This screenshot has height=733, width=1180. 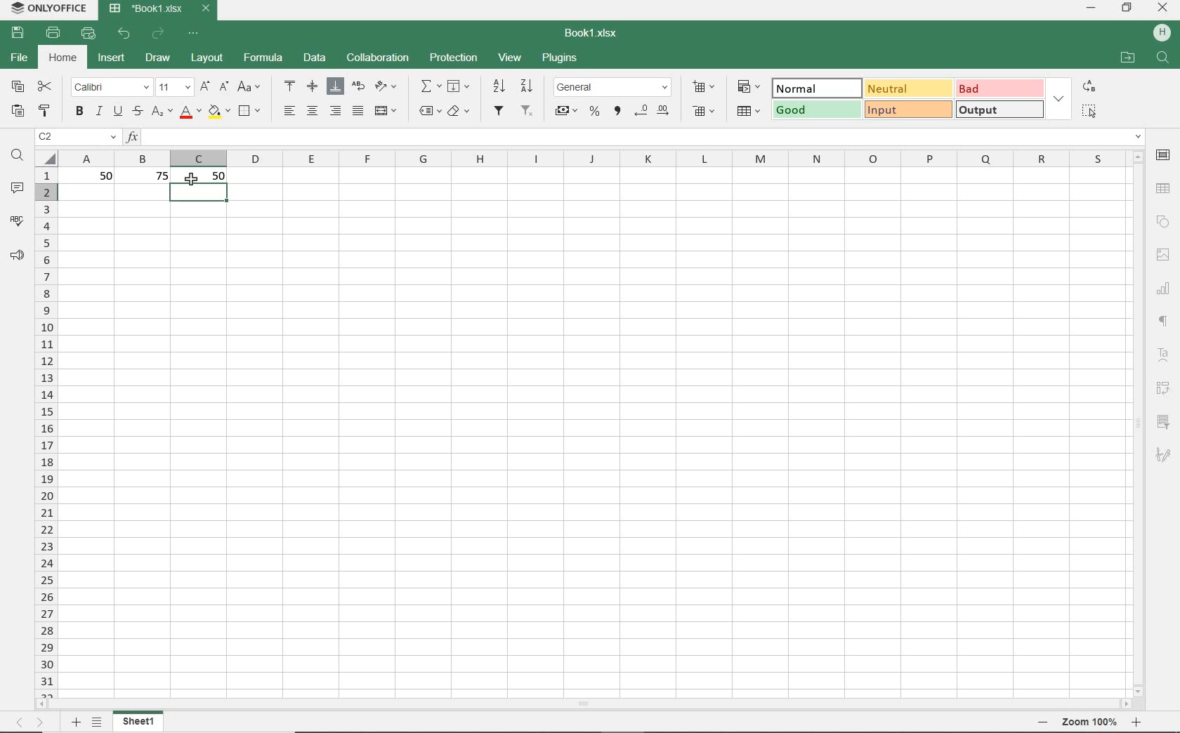 I want to click on align right, so click(x=335, y=111).